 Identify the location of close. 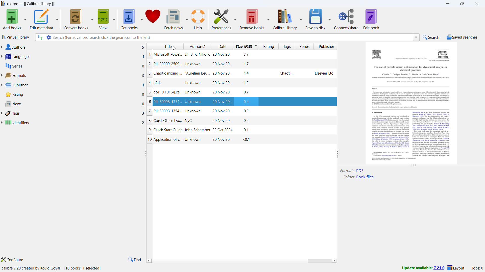
(477, 3).